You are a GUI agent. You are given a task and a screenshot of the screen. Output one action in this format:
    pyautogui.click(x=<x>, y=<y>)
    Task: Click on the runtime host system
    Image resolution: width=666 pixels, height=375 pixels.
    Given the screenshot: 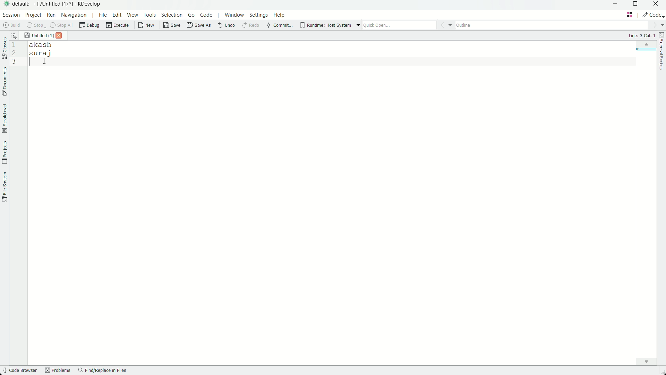 What is the action you would take?
    pyautogui.click(x=330, y=25)
    